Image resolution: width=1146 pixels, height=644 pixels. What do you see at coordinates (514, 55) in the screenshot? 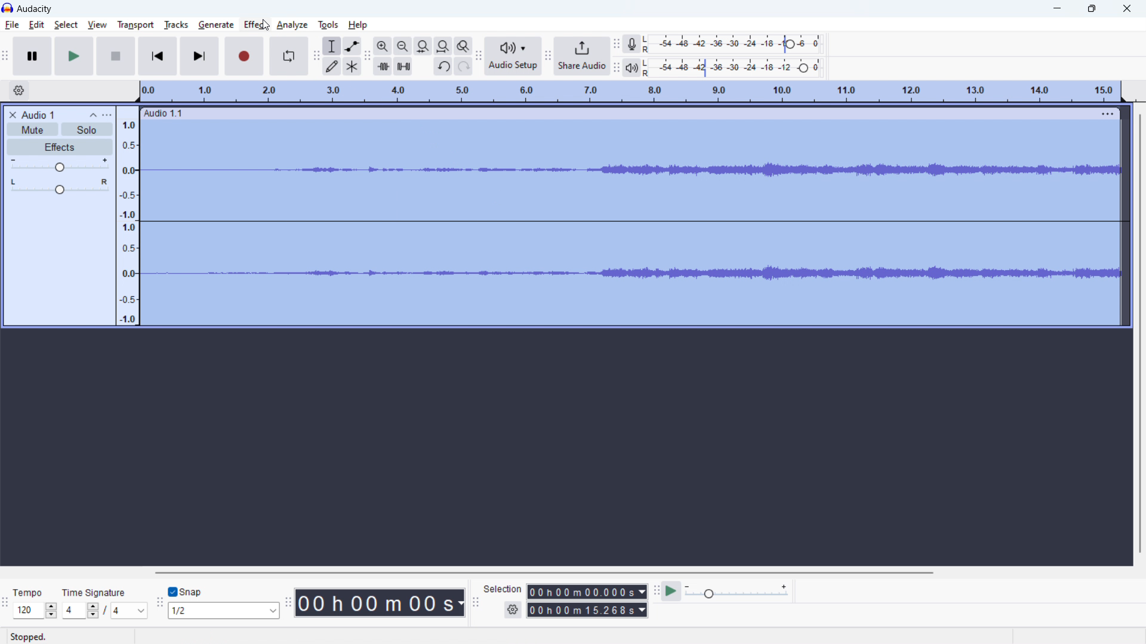
I see `audio setup` at bounding box center [514, 55].